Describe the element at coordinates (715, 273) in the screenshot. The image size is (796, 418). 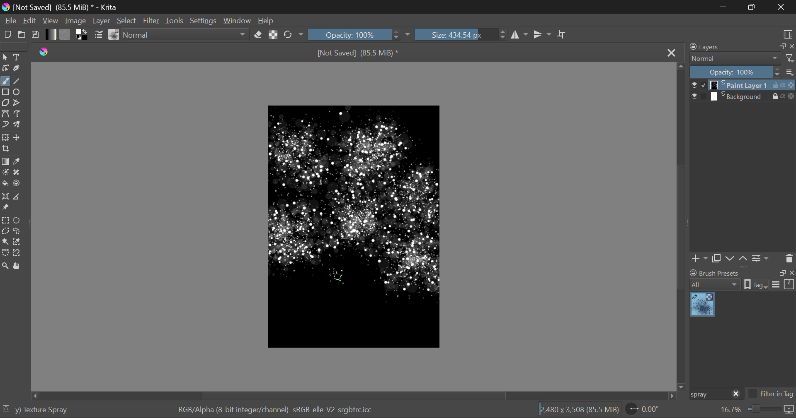
I see `brush presets ` at that location.